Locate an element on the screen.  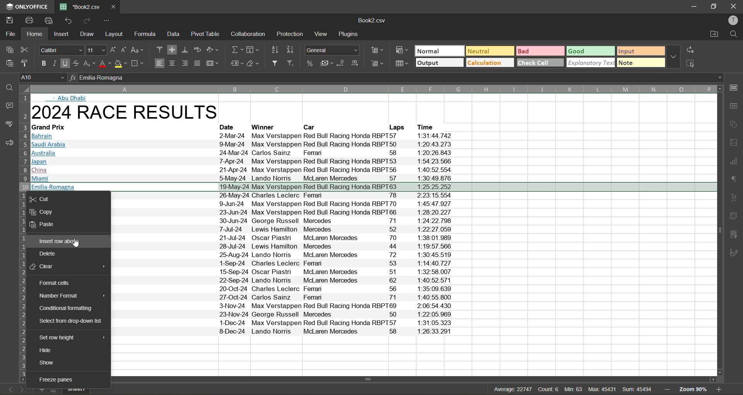
 1-Sep-24 Charles Leclerc Ferran 53 1:14:40.727 is located at coordinates (282, 264).